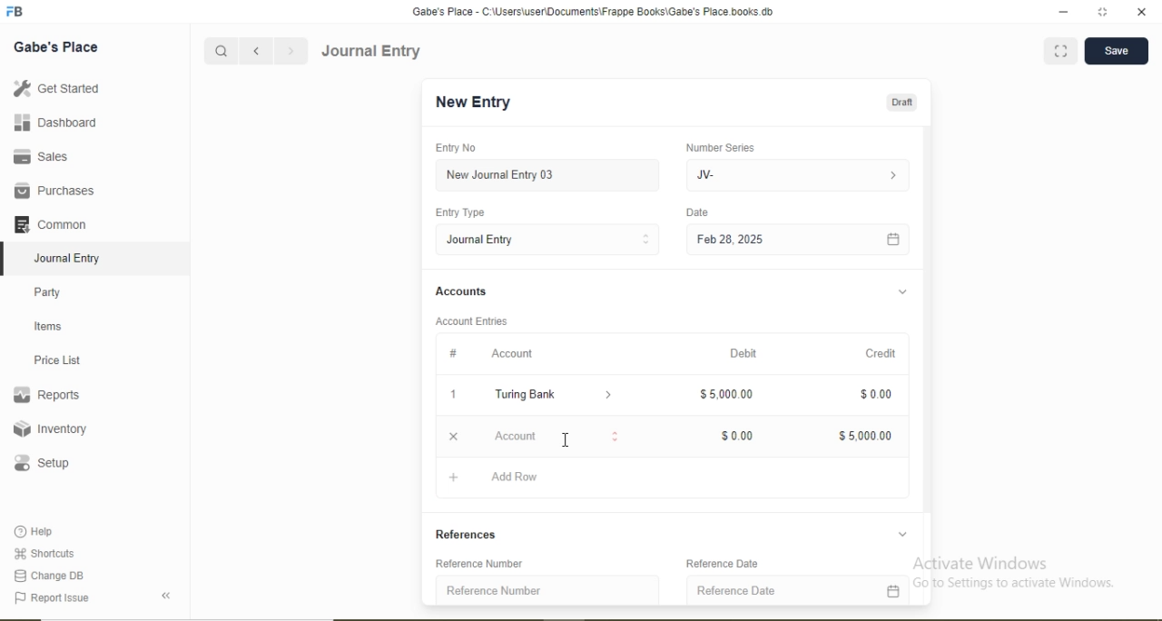 The width and height of the screenshot is (1162, 621). I want to click on Shortcuts, so click(43, 553).